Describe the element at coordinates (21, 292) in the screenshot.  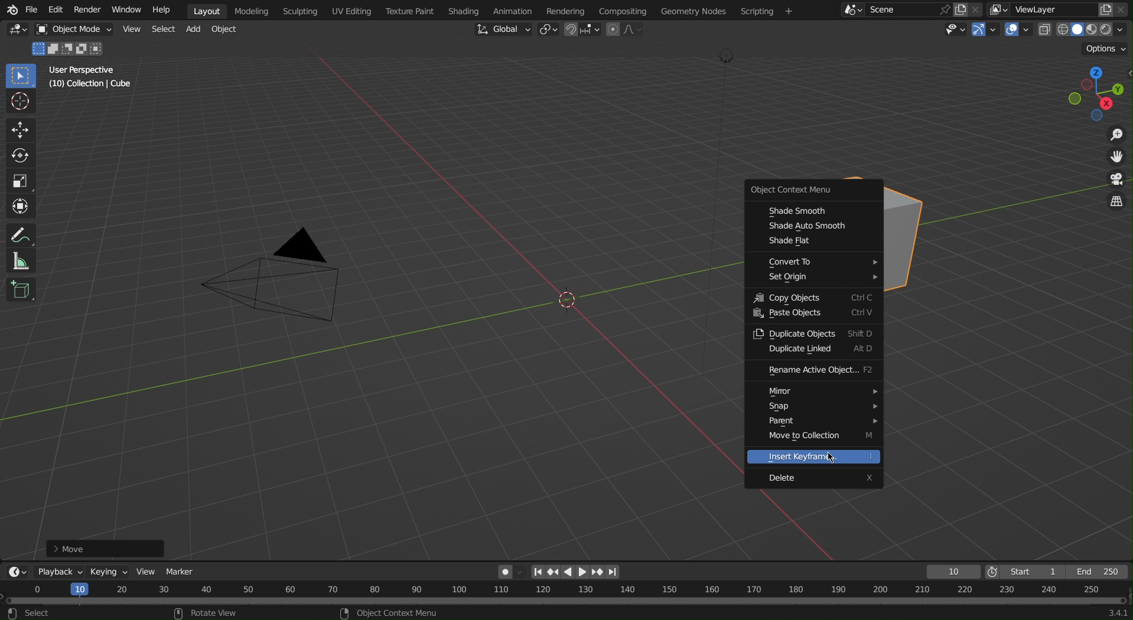
I see `Cube` at that location.